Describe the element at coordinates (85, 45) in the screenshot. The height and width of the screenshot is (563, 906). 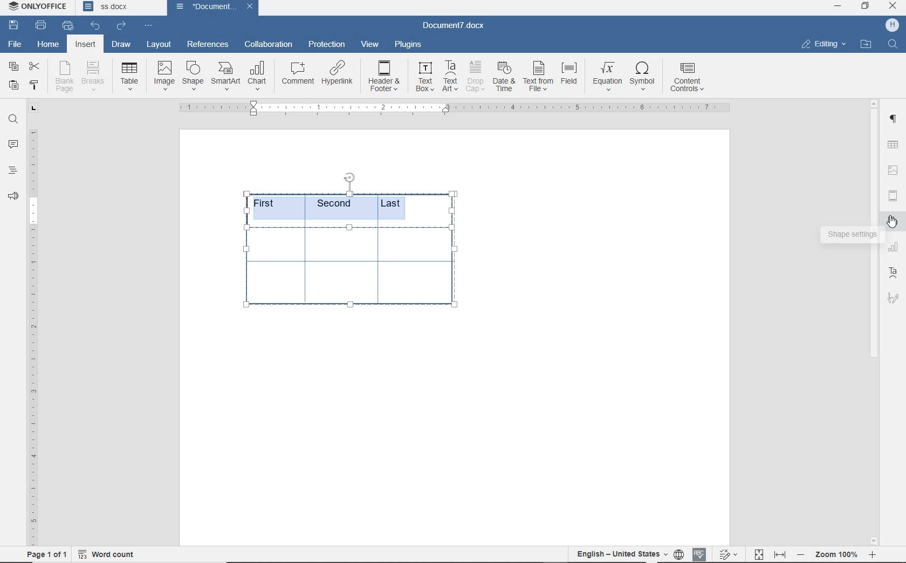
I see `insert` at that location.